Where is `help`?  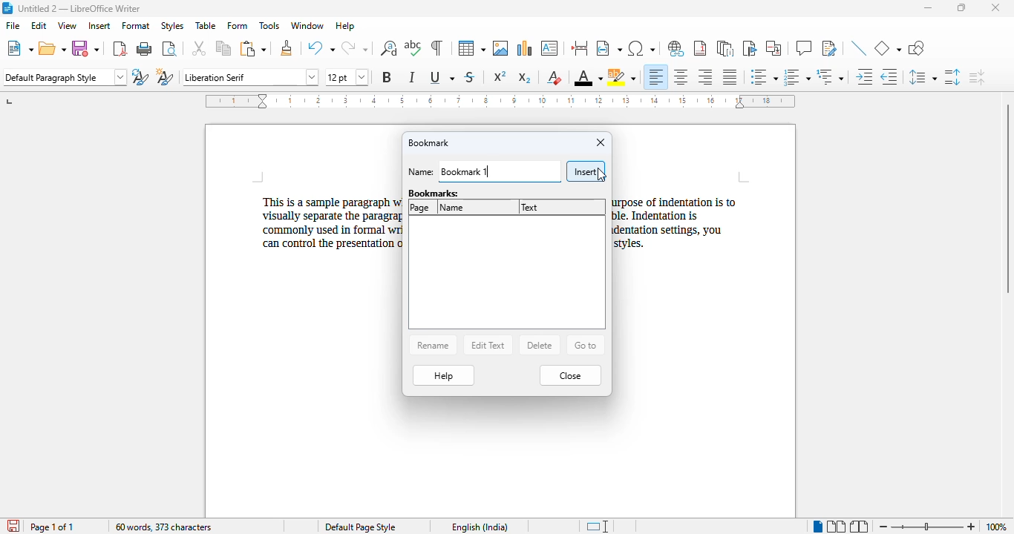
help is located at coordinates (443, 375).